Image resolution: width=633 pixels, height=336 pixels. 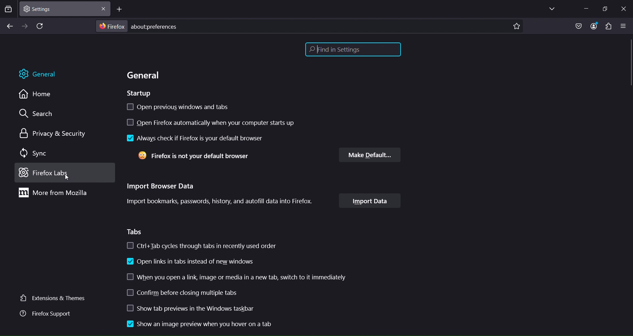 What do you see at coordinates (9, 26) in the screenshot?
I see `go back one page` at bounding box center [9, 26].